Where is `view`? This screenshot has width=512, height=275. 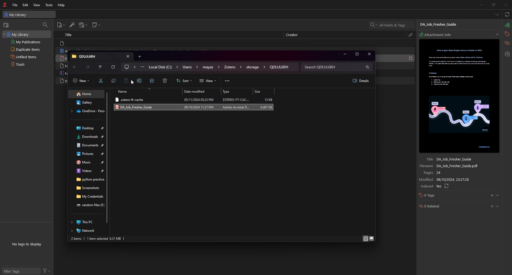 view is located at coordinates (209, 81).